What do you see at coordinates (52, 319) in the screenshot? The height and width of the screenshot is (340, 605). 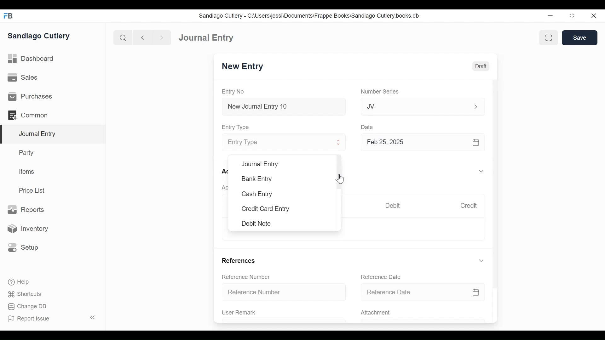 I see `Report Issue` at bounding box center [52, 319].